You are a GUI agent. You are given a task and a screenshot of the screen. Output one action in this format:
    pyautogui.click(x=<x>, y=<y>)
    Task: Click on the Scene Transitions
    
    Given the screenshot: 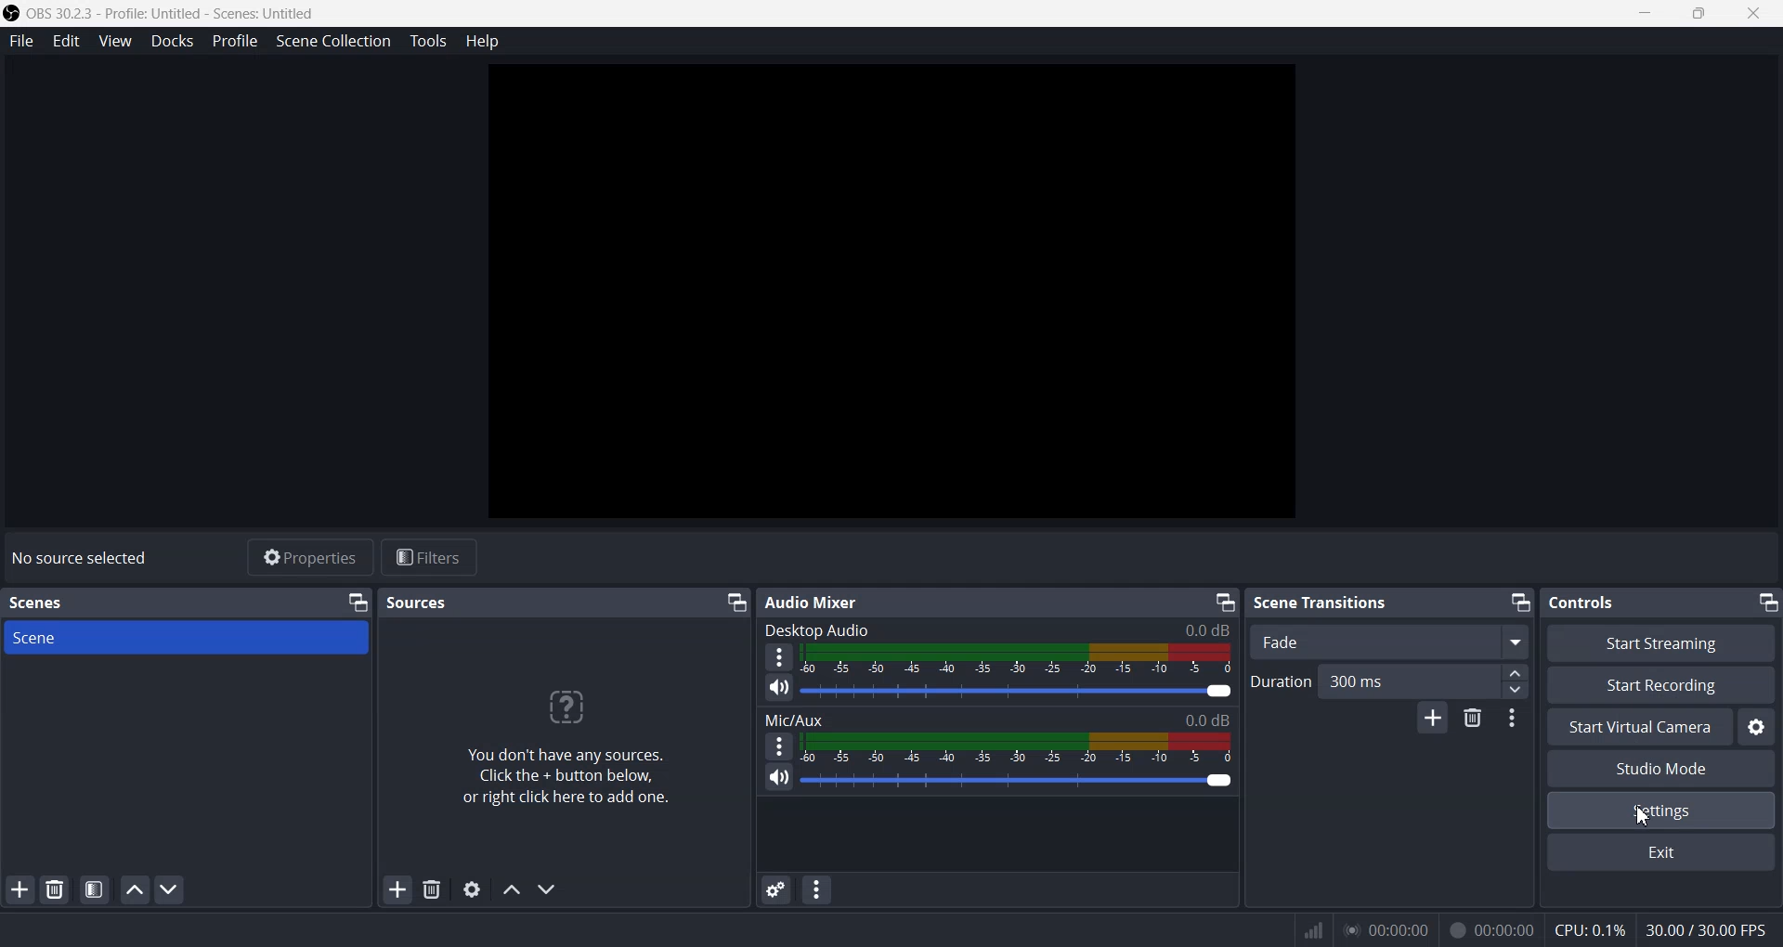 What is the action you would take?
    pyautogui.click(x=1324, y=603)
    